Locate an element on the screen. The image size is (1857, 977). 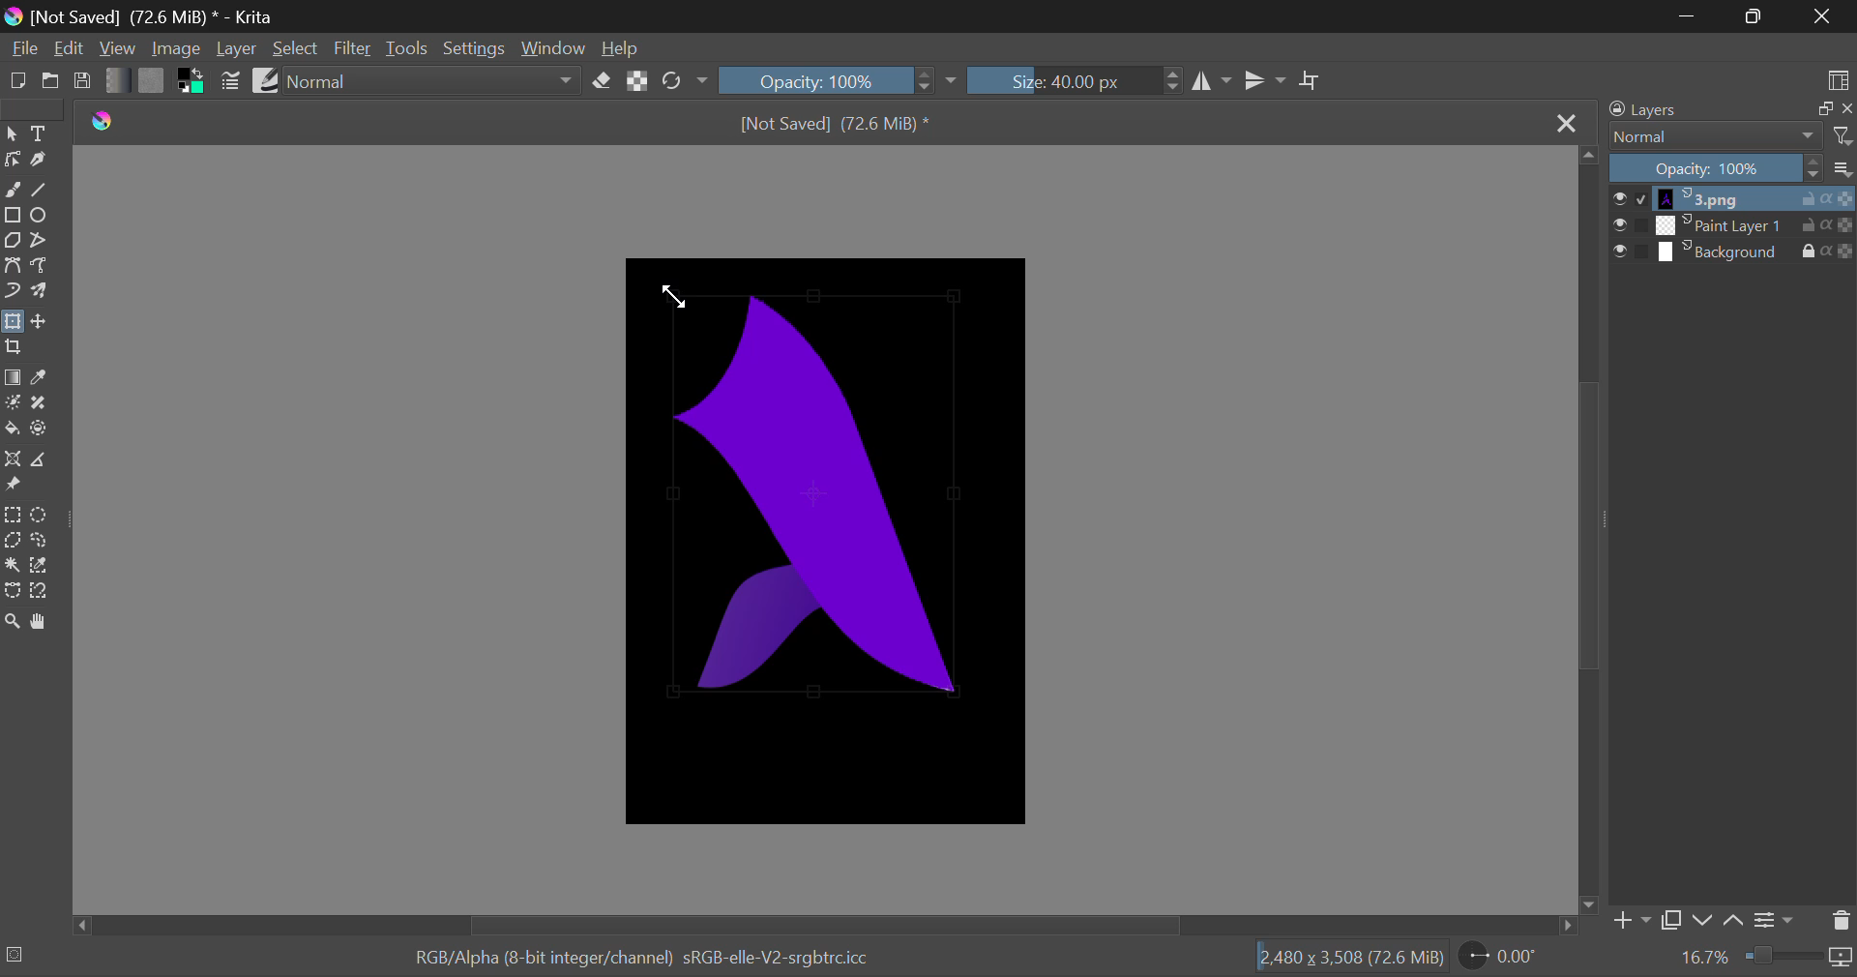
Add Layer is located at coordinates (1631, 921).